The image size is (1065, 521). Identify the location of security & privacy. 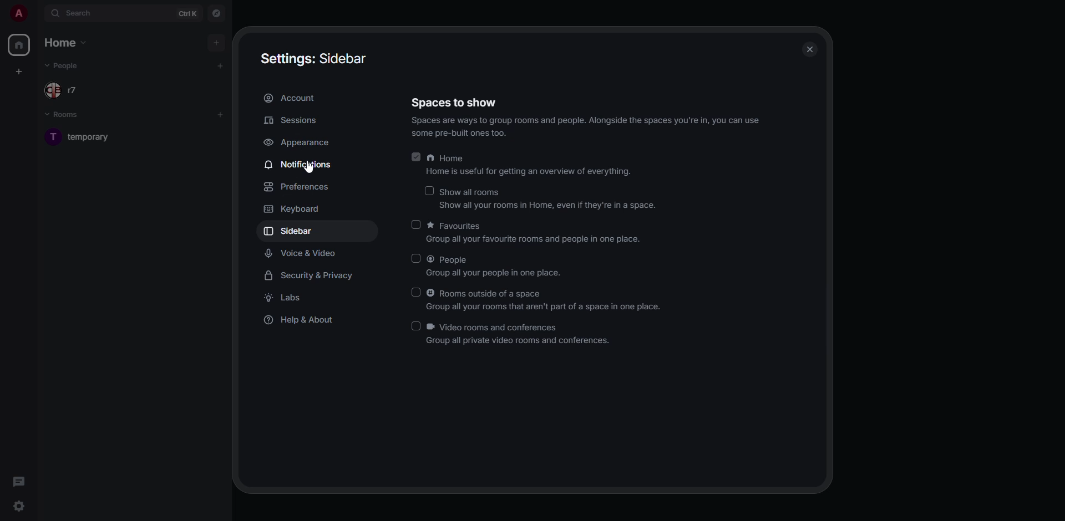
(314, 275).